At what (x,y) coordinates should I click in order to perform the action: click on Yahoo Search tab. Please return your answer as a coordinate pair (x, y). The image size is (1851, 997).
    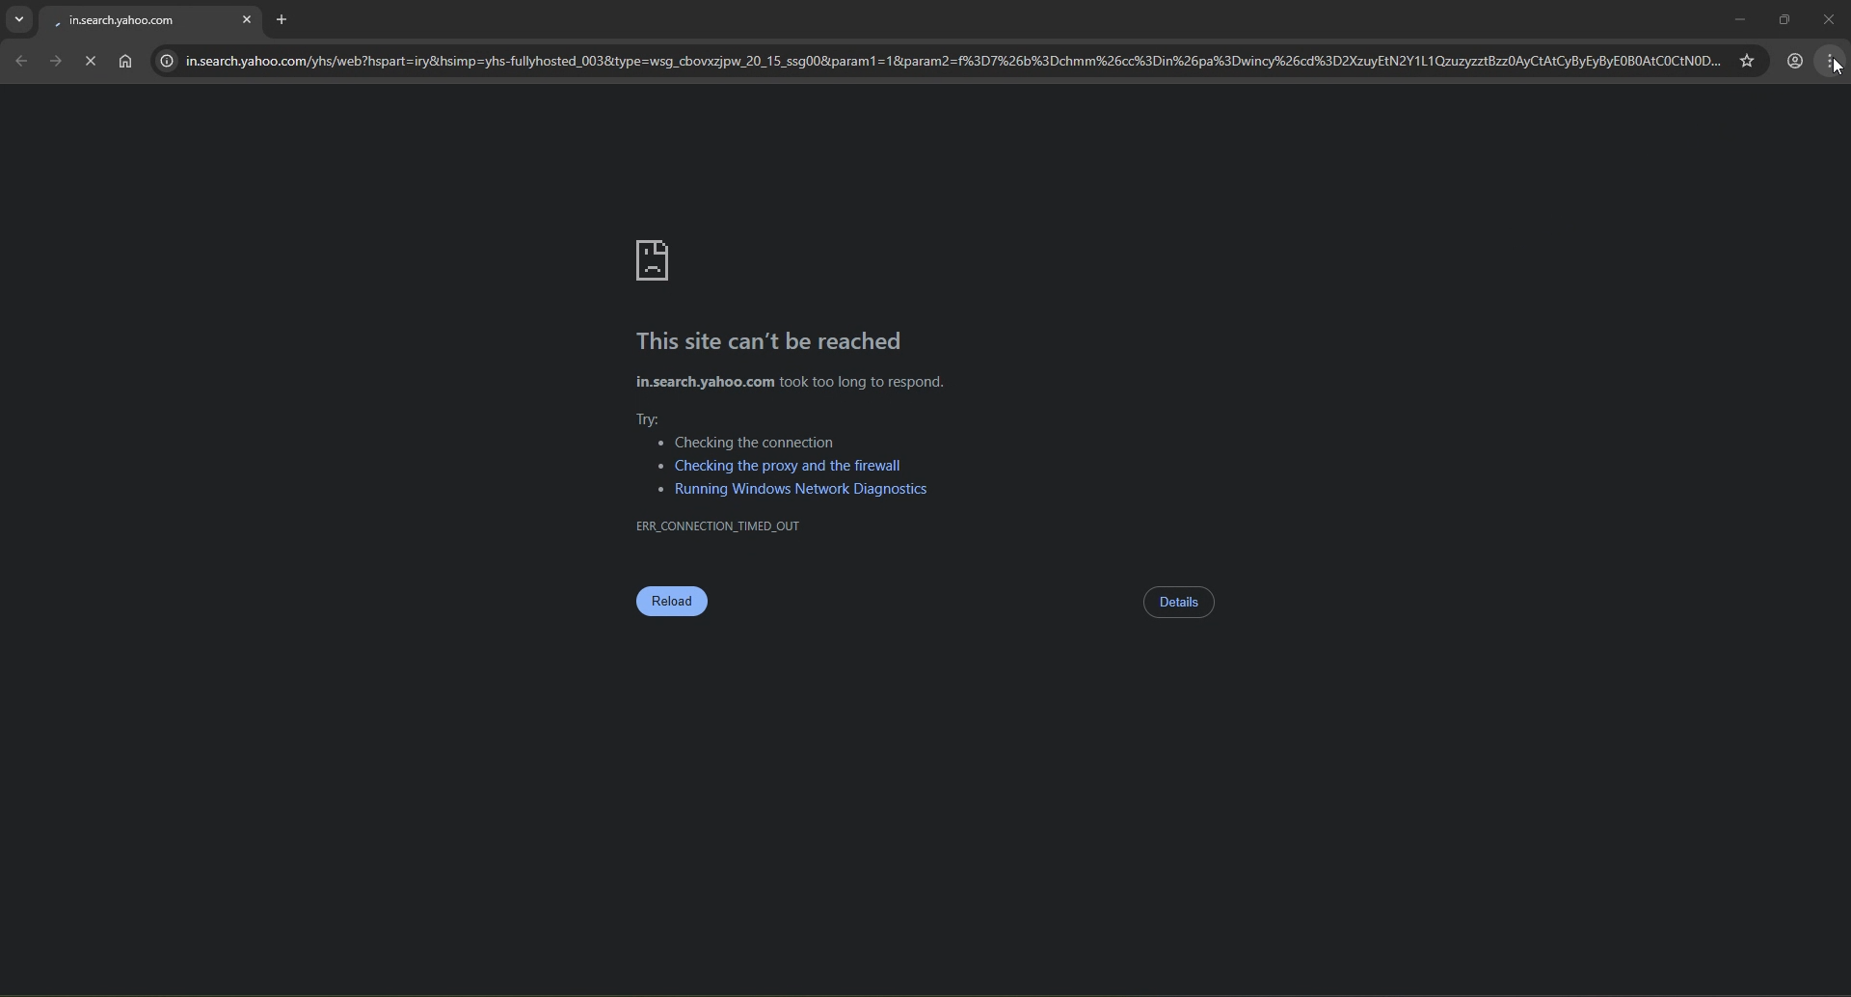
    Looking at the image, I should click on (133, 20).